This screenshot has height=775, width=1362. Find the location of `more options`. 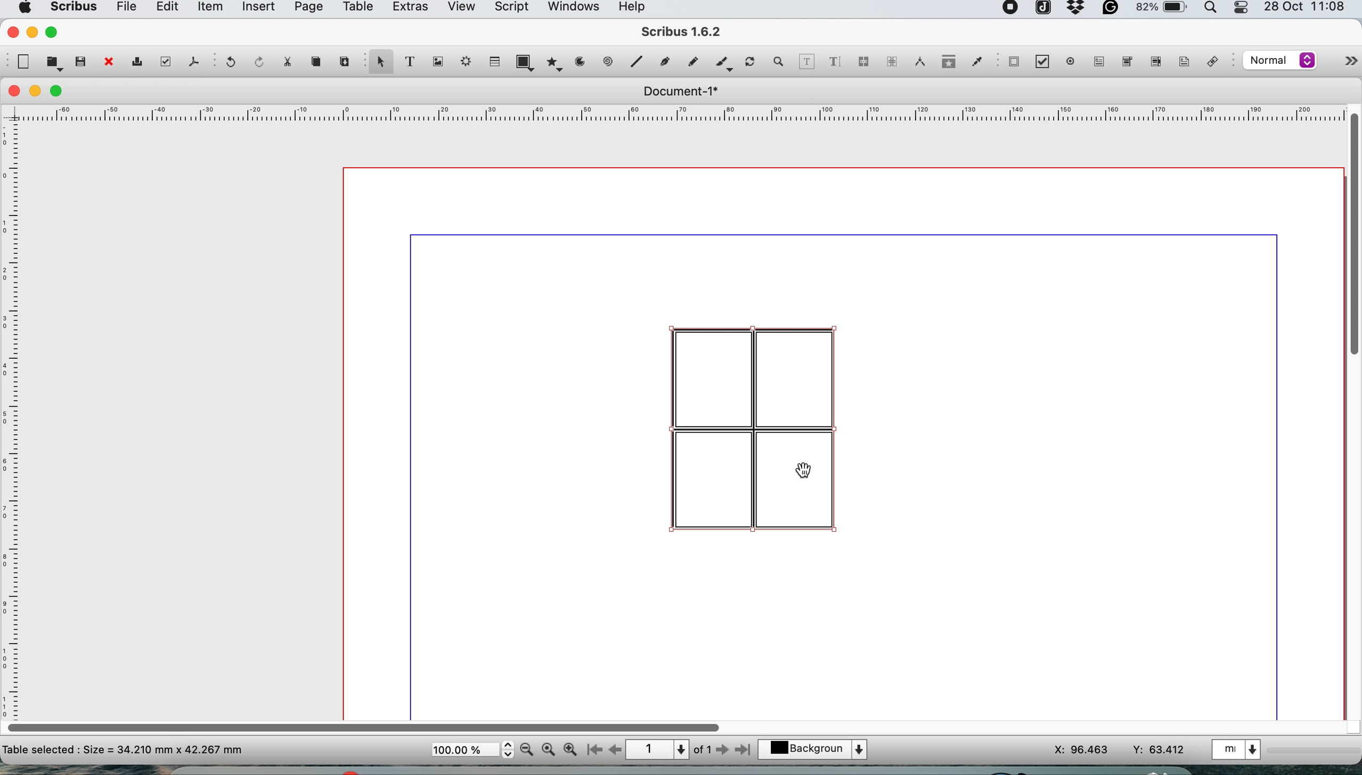

more options is located at coordinates (1340, 63).